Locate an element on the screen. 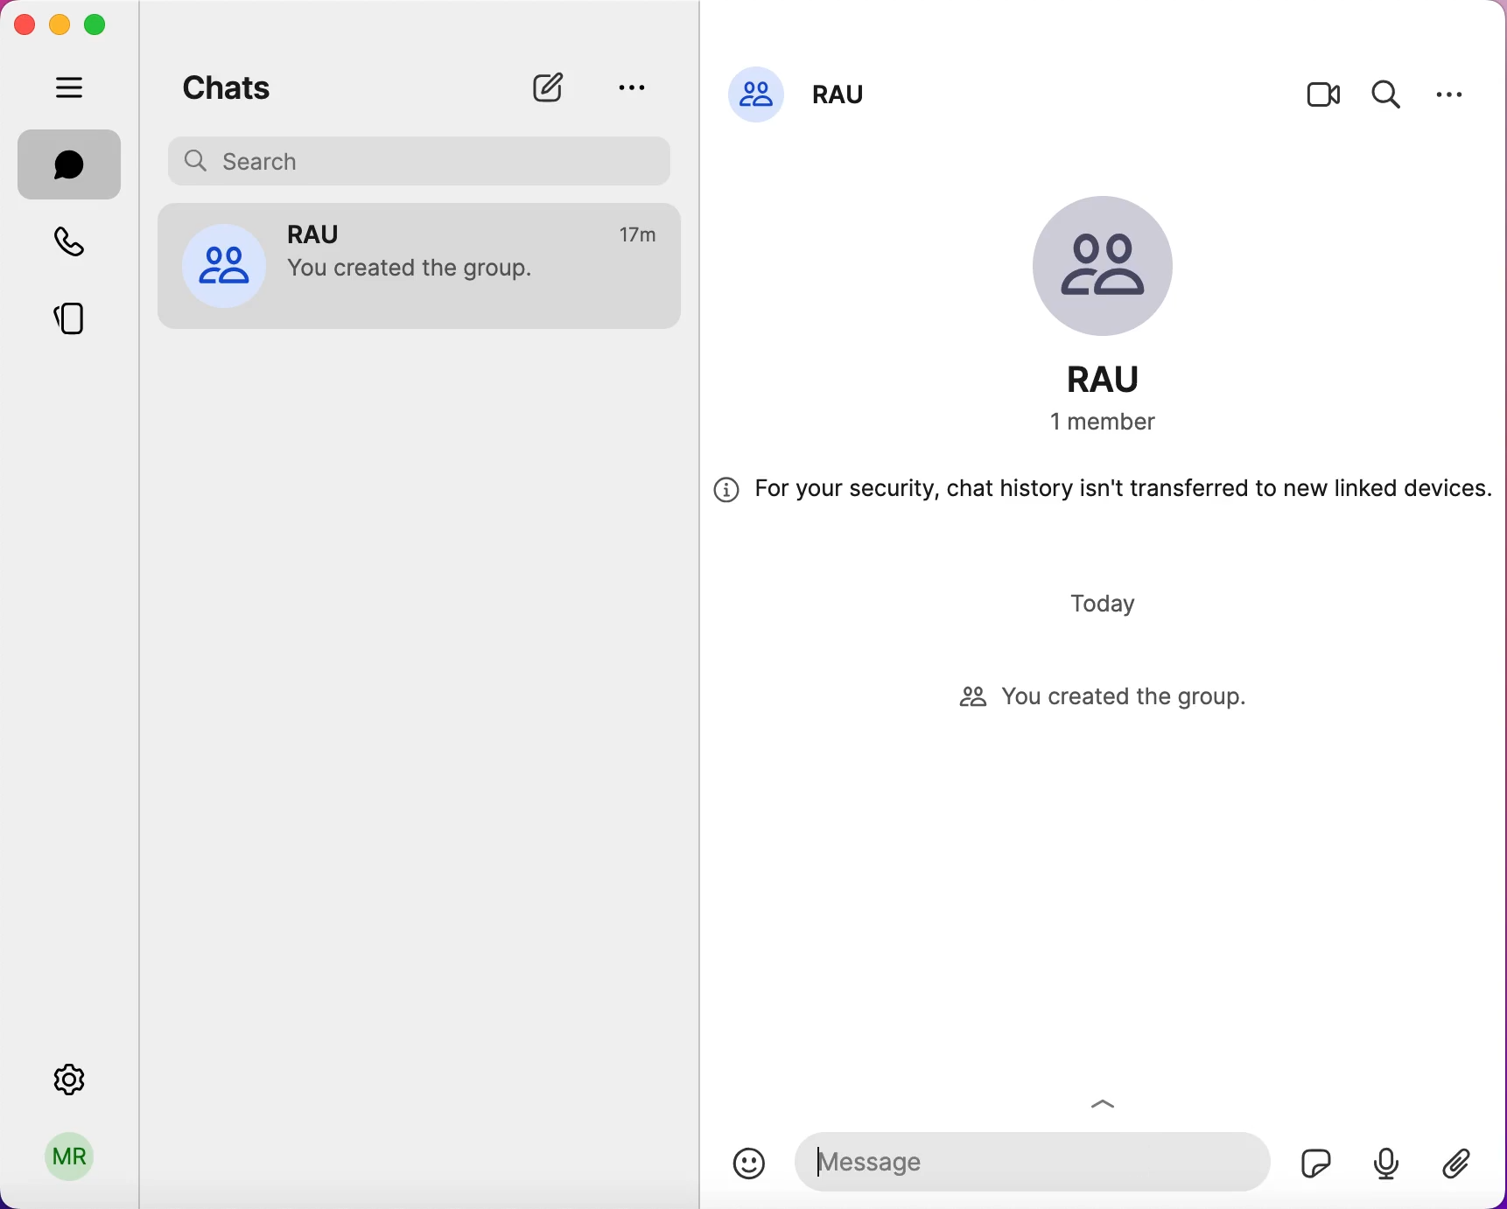  close is located at coordinates (24, 24).